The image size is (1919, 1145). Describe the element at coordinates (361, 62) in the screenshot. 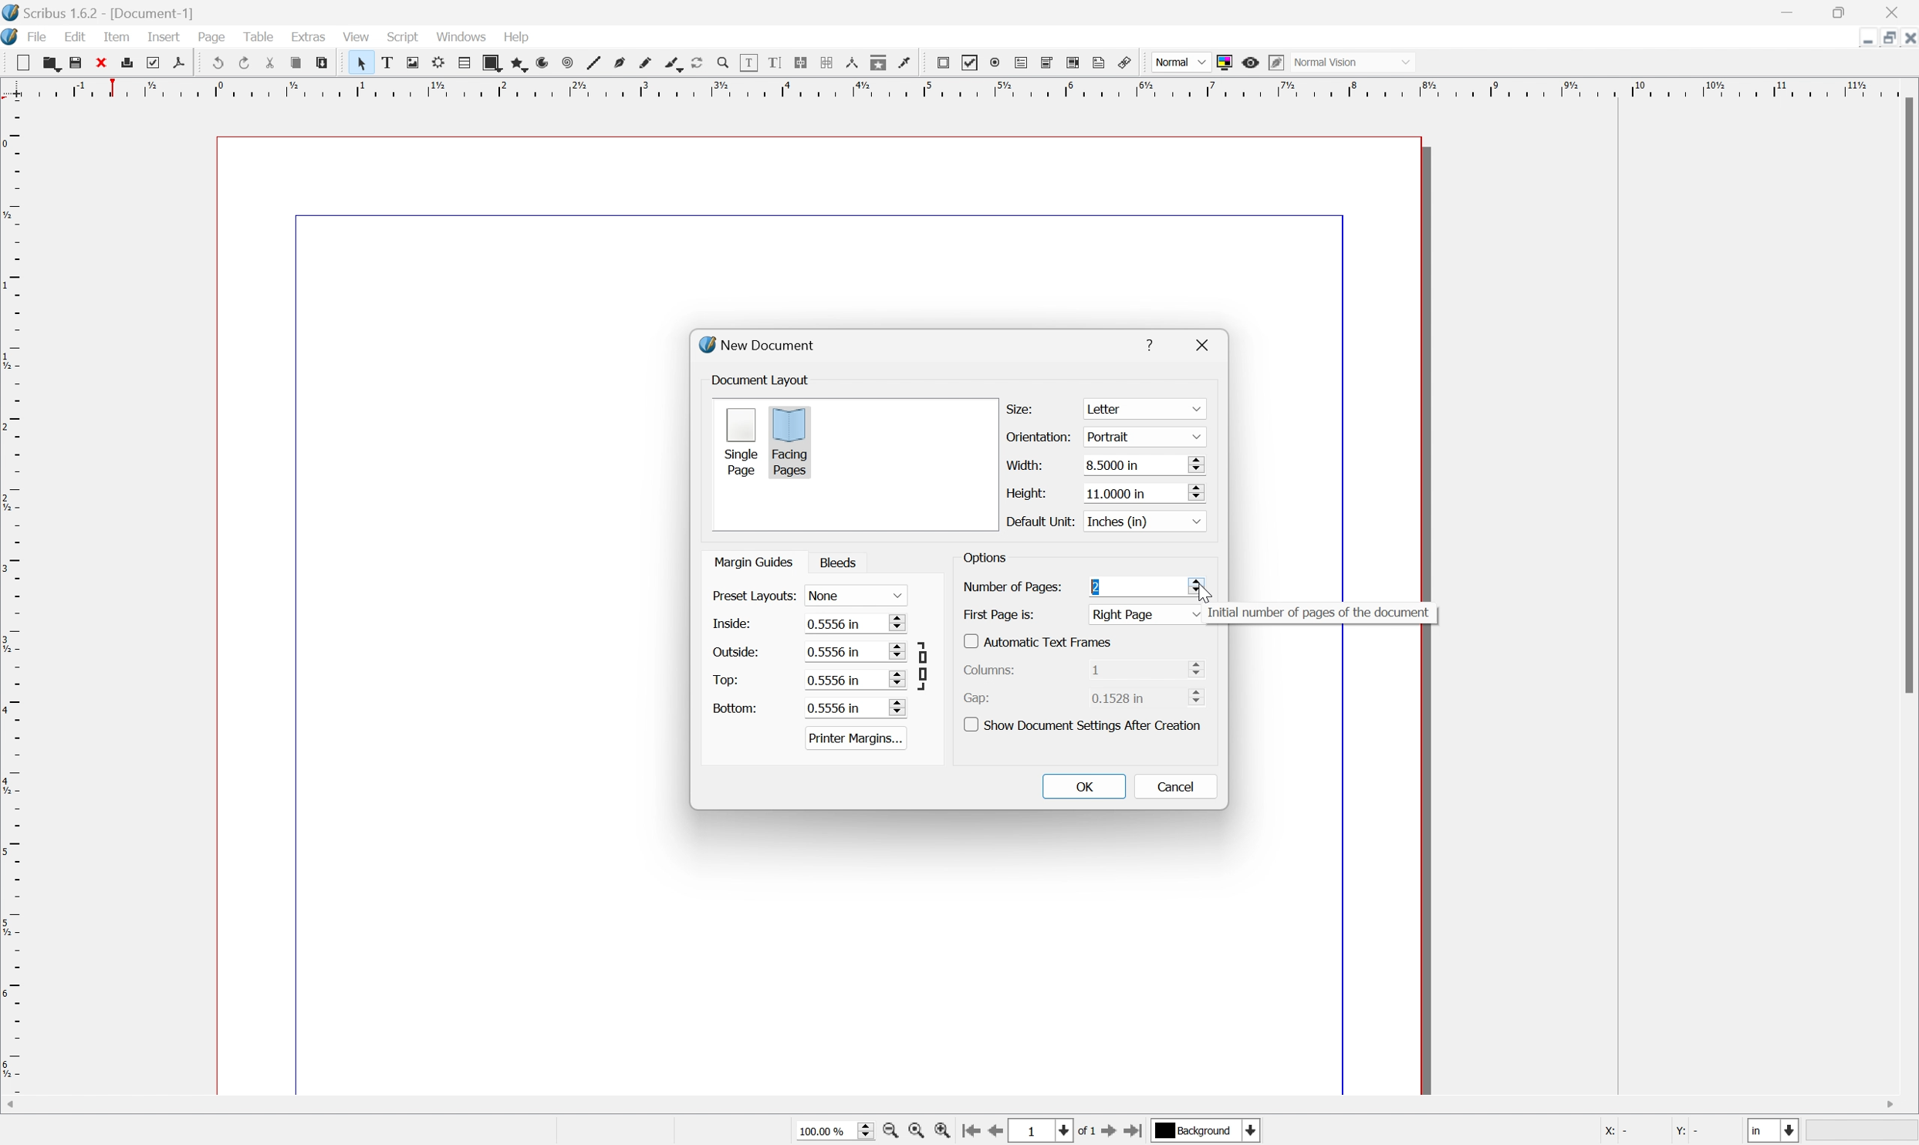

I see `Select item` at that location.